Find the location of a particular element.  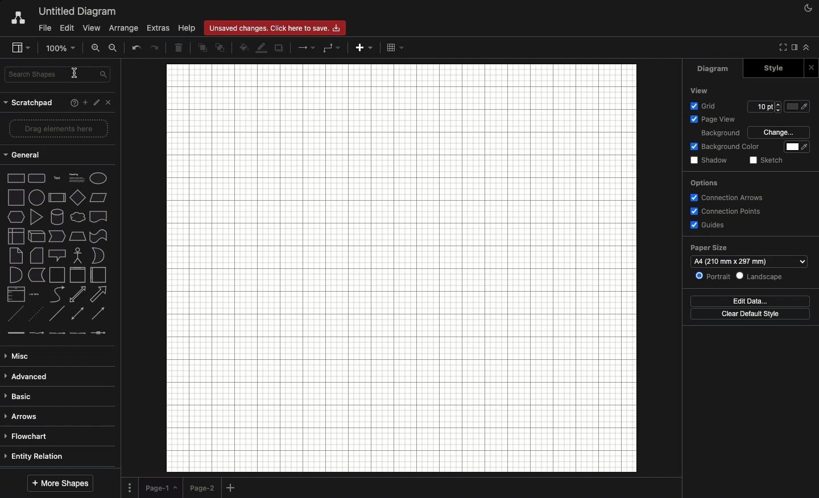

Add is located at coordinates (363, 49).